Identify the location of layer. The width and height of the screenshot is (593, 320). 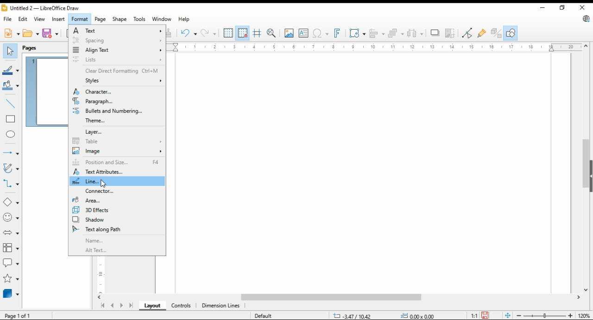
(116, 131).